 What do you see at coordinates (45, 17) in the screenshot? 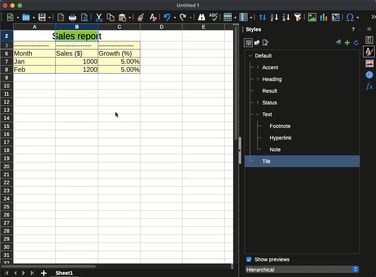
I see `save` at bounding box center [45, 17].